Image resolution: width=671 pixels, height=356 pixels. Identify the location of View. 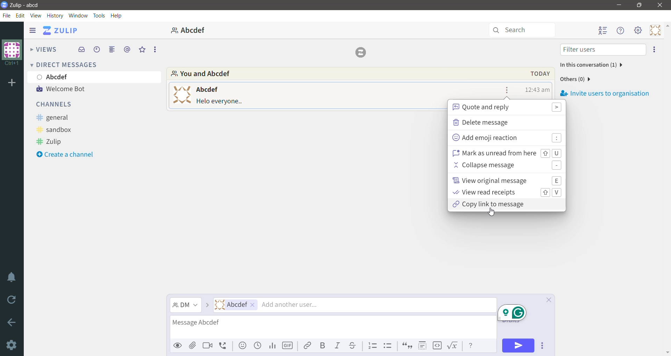
(36, 15).